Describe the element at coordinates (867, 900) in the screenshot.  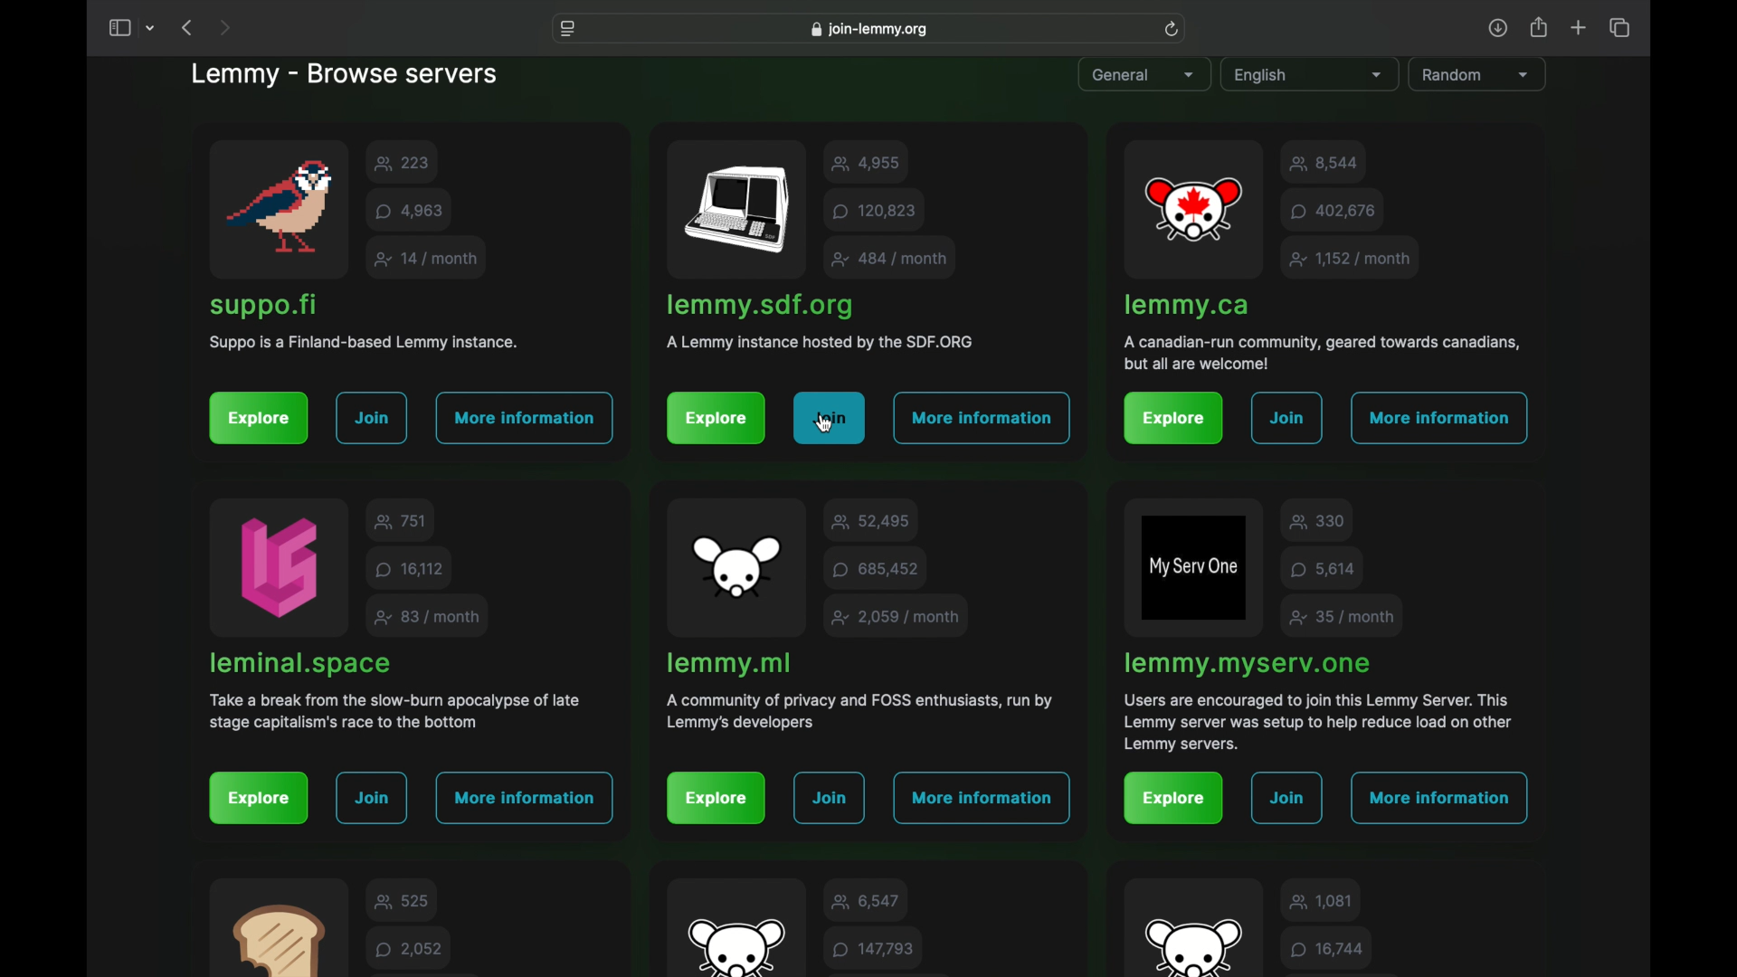
I see `participants` at that location.